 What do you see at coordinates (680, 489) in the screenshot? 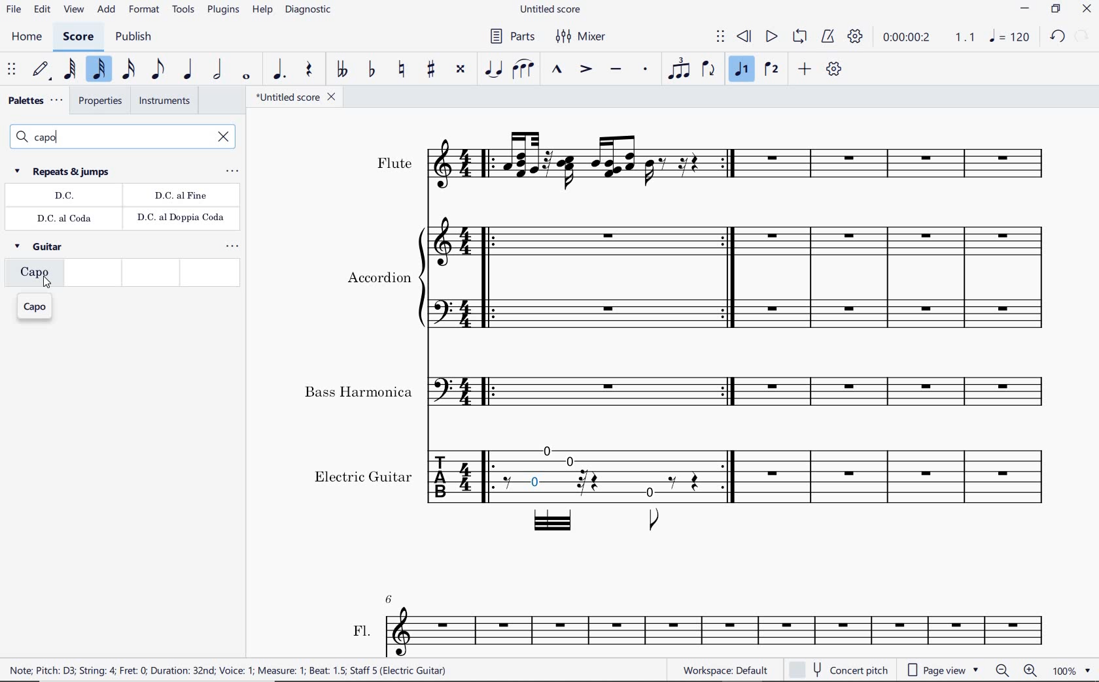
I see `Instrument: Electric guitar` at bounding box center [680, 489].